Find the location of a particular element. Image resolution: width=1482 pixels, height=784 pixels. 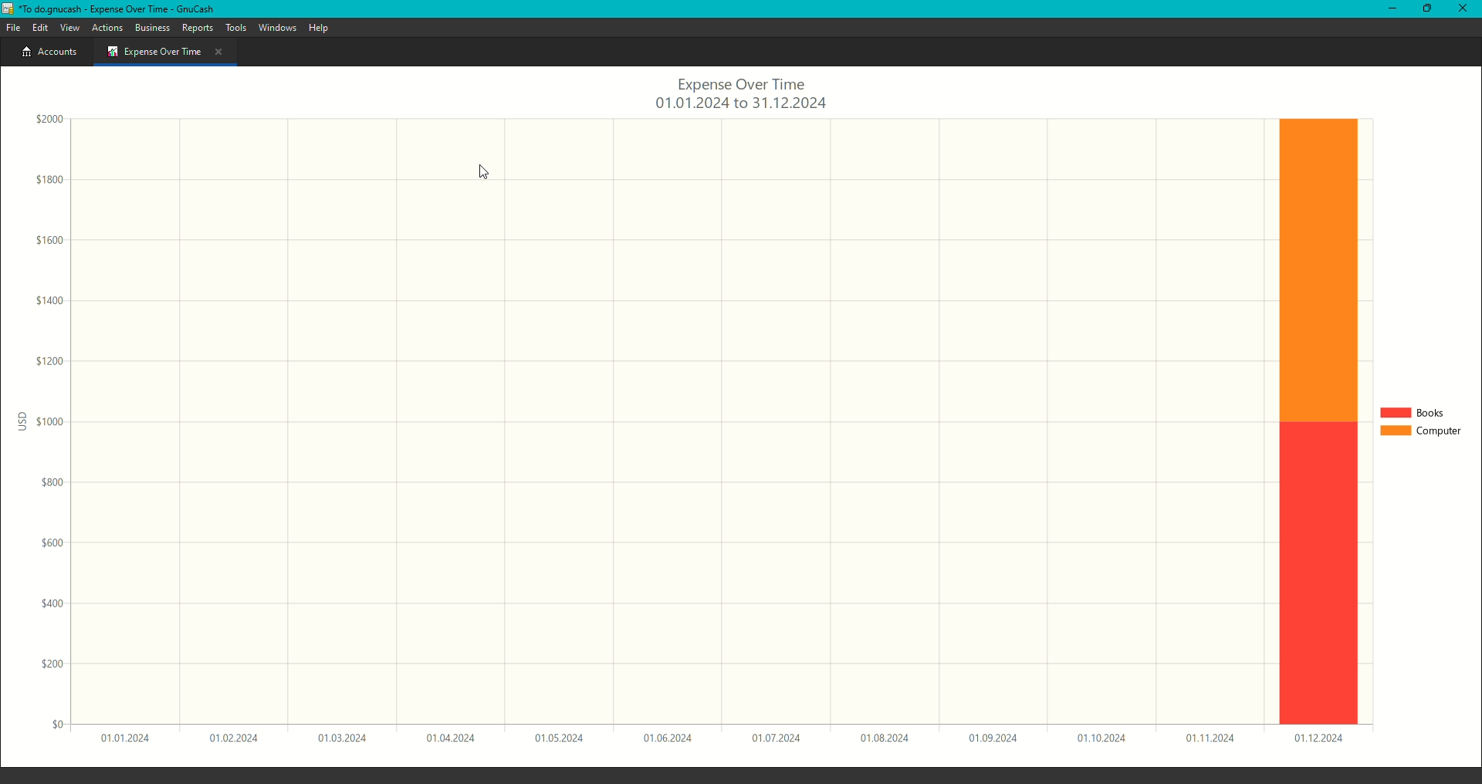

Help is located at coordinates (320, 29).